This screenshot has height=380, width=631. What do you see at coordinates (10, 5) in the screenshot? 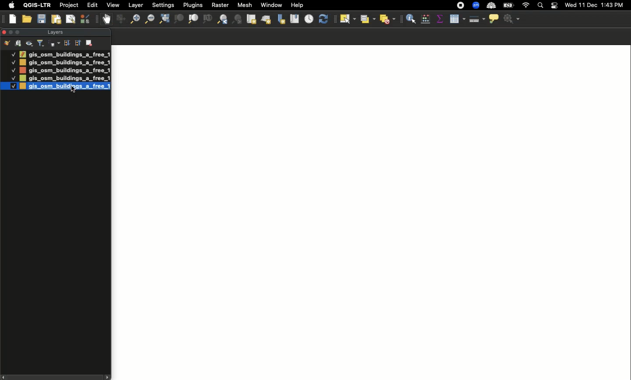
I see `Apple` at bounding box center [10, 5].